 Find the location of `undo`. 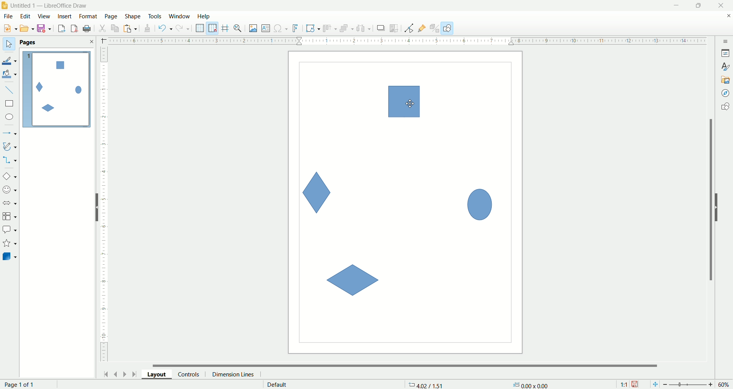

undo is located at coordinates (165, 28).